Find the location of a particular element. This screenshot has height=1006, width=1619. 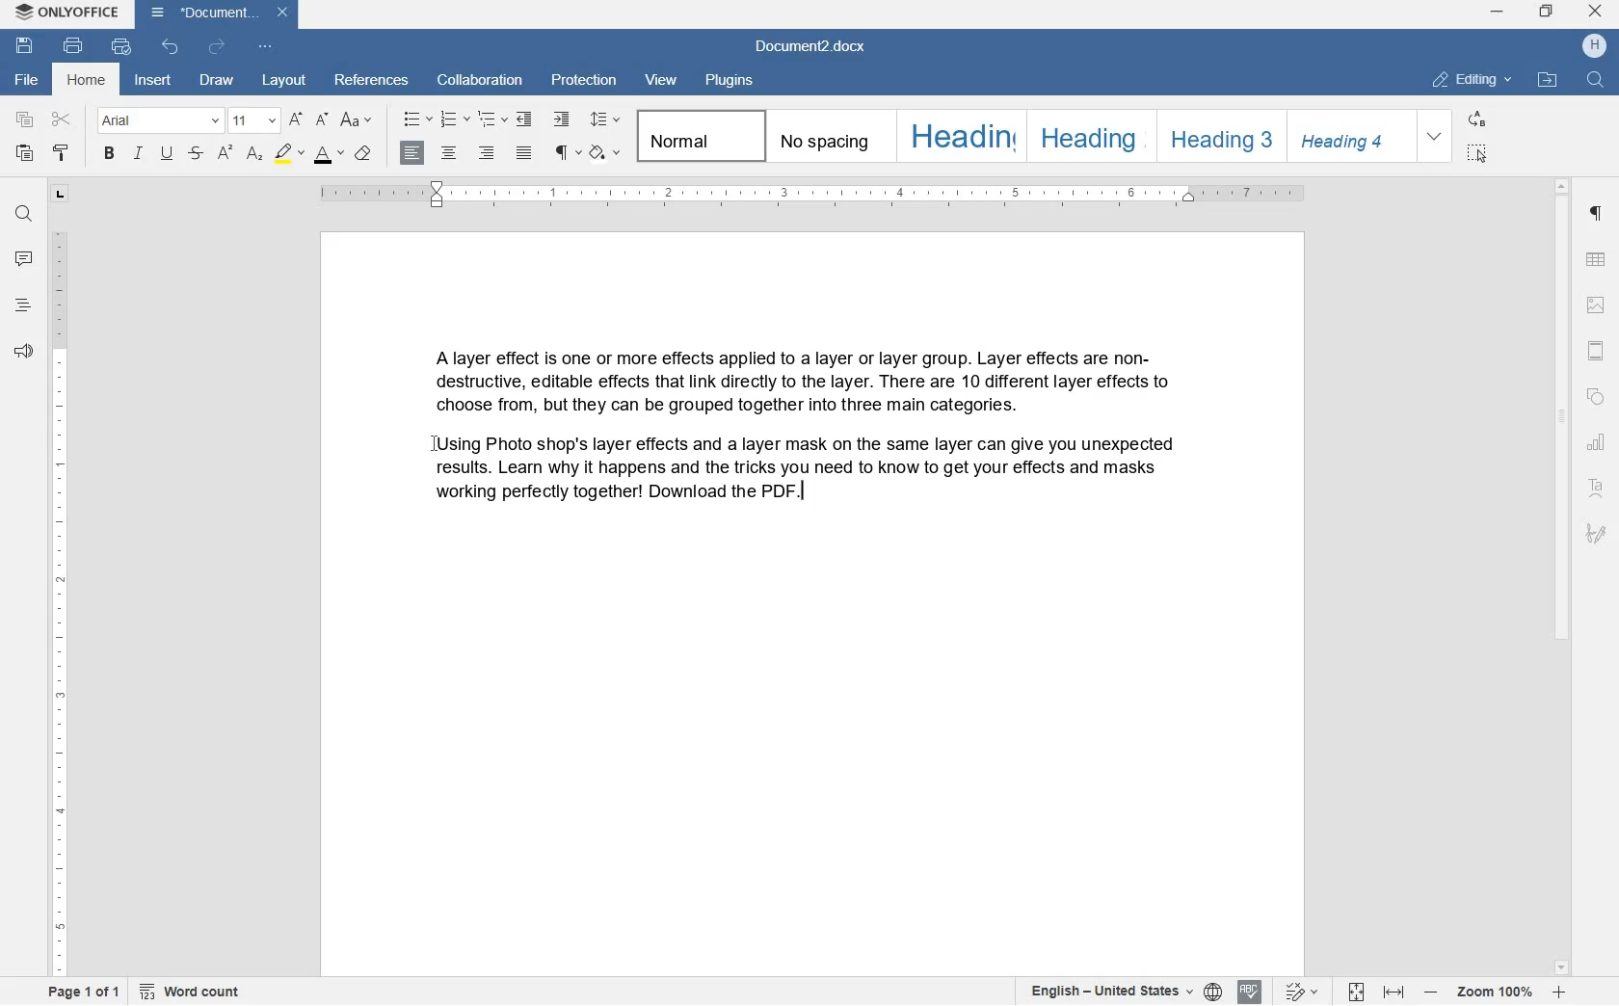

HIGHLIGHT COLOR is located at coordinates (287, 153).